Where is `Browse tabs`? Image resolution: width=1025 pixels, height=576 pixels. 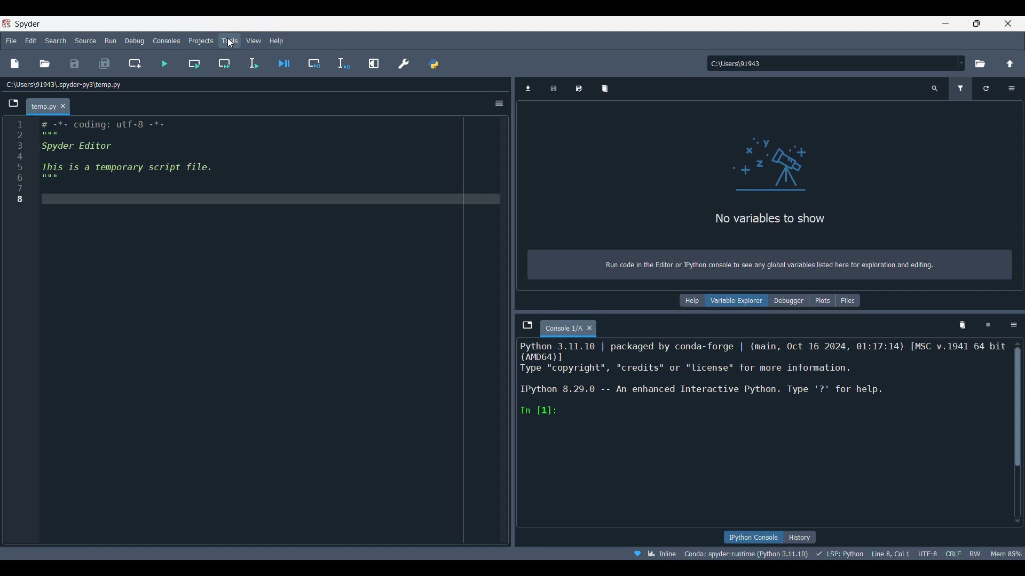 Browse tabs is located at coordinates (13, 103).